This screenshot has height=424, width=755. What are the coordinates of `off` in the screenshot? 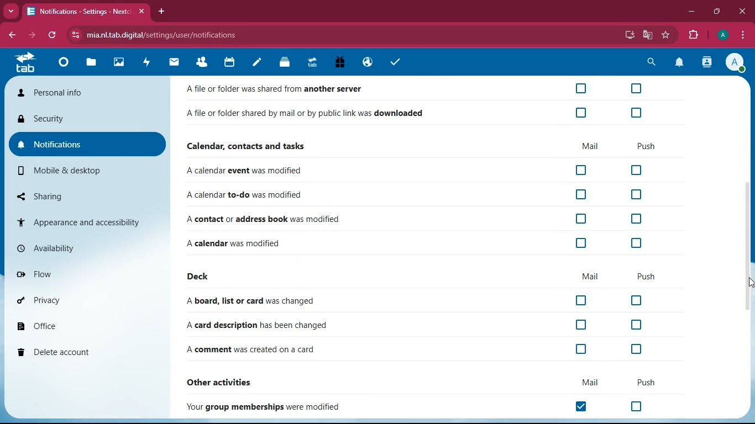 It's located at (633, 300).